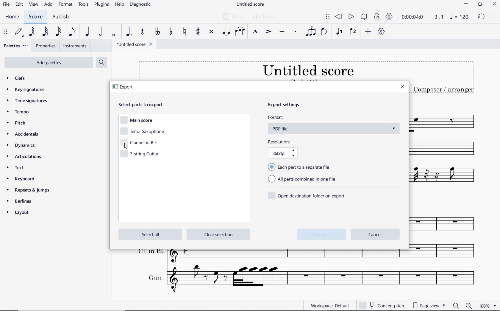  I want to click on DIAGNOSTIC, so click(140, 5).